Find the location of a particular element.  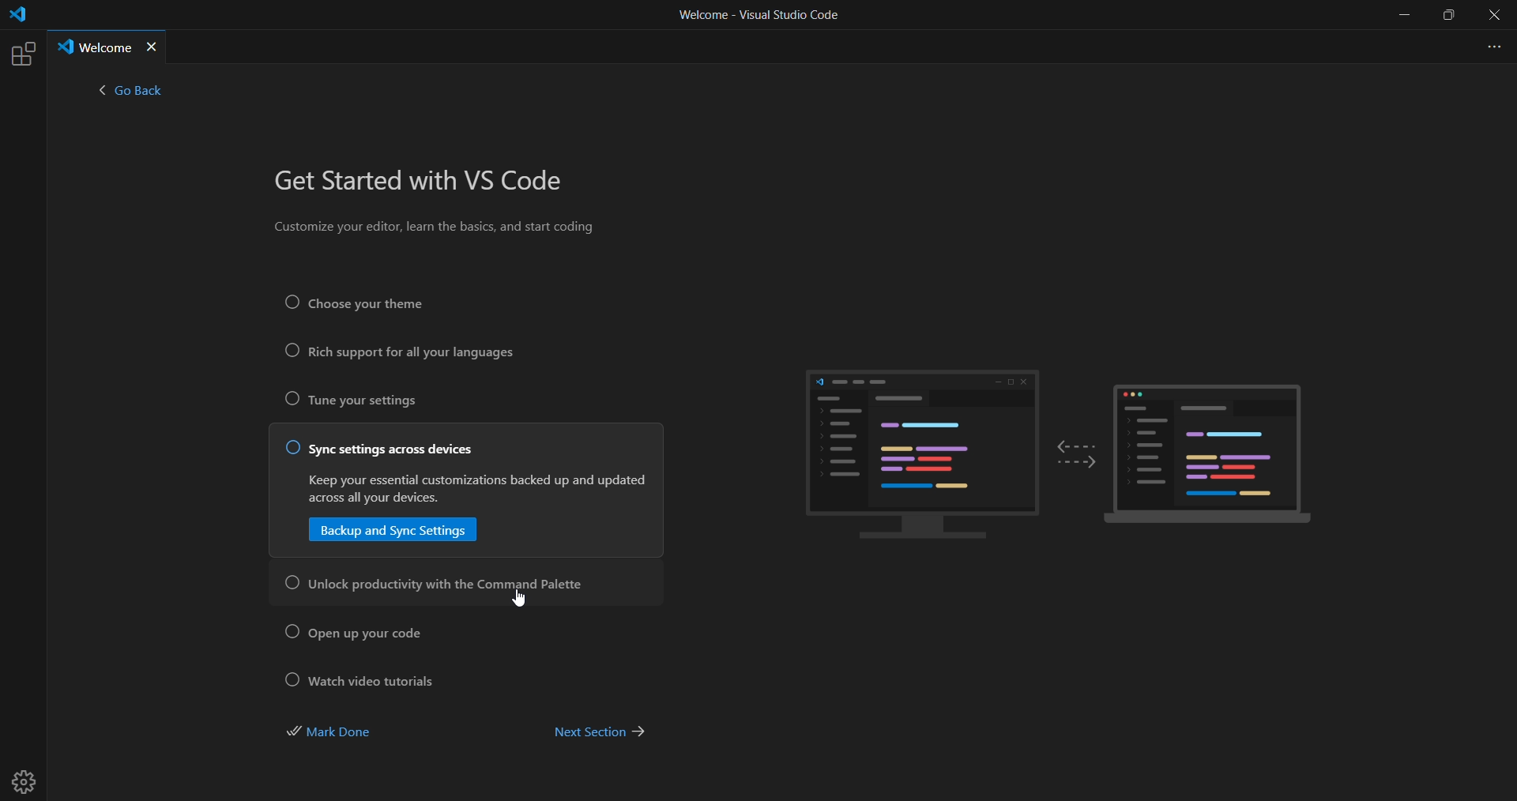

unlock productivity with the command palette is located at coordinates (436, 581).